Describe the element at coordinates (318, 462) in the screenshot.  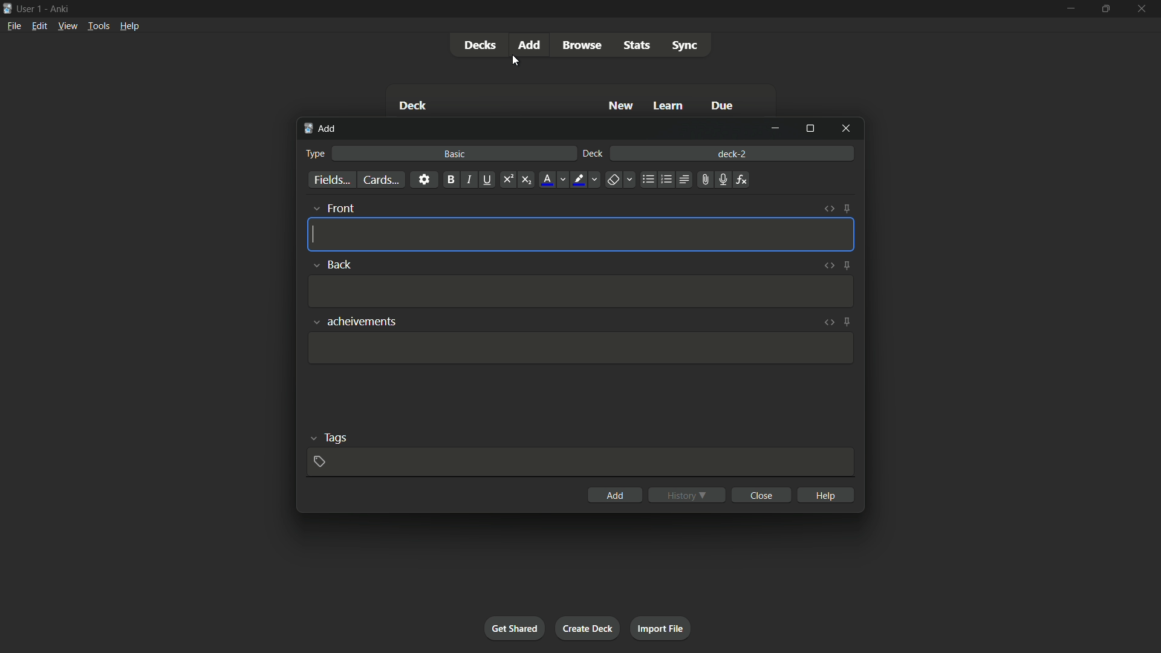
I see `add tag` at that location.